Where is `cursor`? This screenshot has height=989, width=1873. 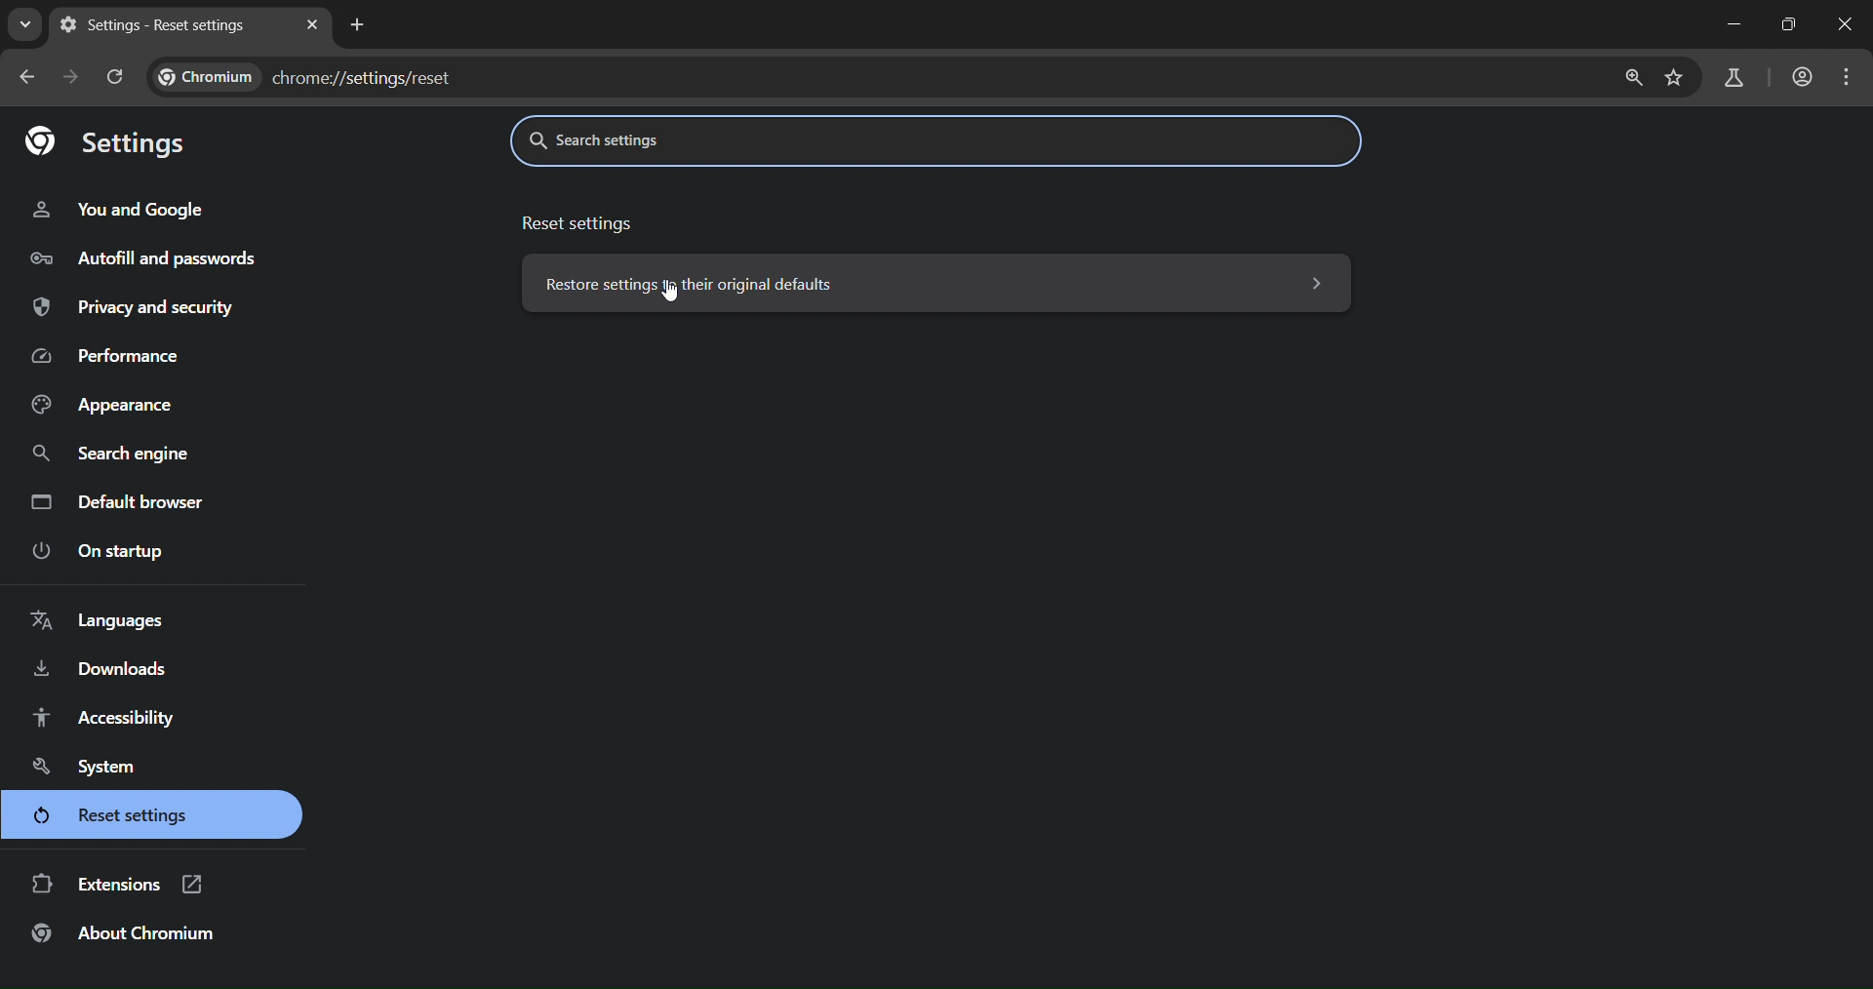
cursor is located at coordinates (673, 299).